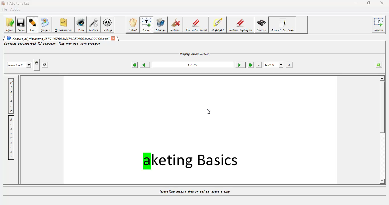 The image size is (389, 205). Describe the element at coordinates (383, 110) in the screenshot. I see `scroll bar` at that location.